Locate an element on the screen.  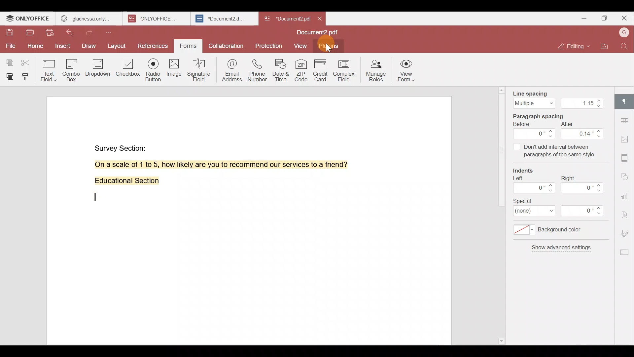
Draw is located at coordinates (89, 47).